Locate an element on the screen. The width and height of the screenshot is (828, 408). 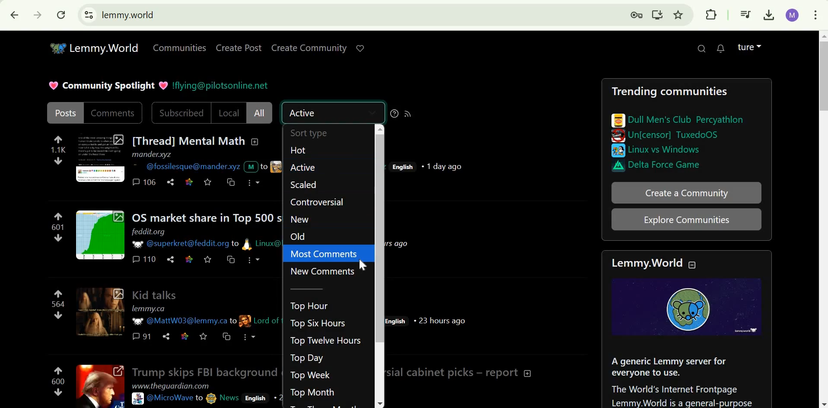
downvote is located at coordinates (59, 238).